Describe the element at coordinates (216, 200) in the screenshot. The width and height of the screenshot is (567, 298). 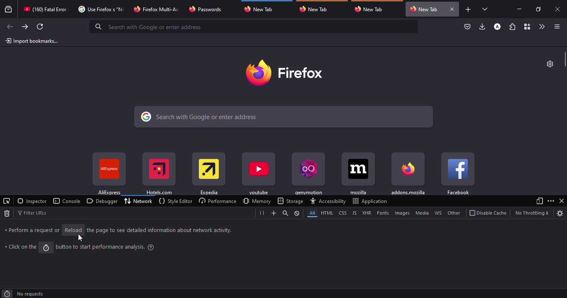
I see `performance` at that location.